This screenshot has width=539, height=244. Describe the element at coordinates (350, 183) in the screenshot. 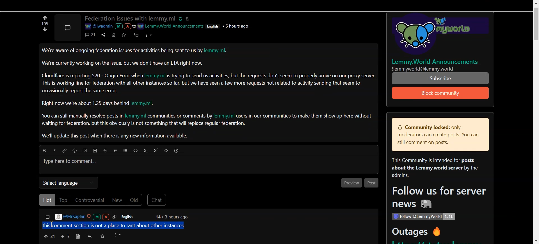

I see `Preview` at that location.